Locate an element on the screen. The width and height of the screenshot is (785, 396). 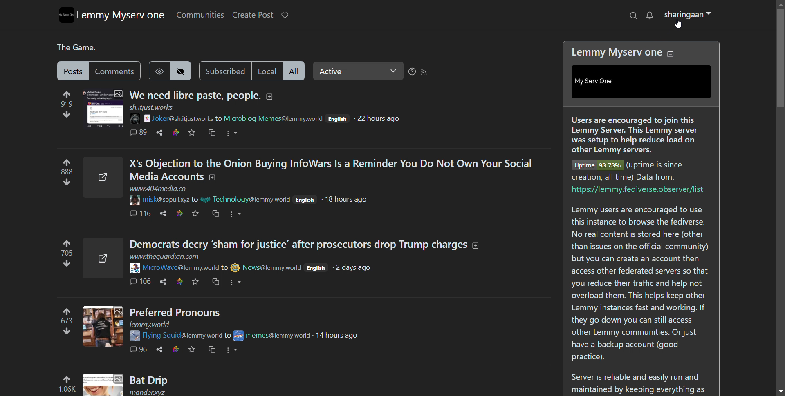
 downvotes is located at coordinates (66, 332).